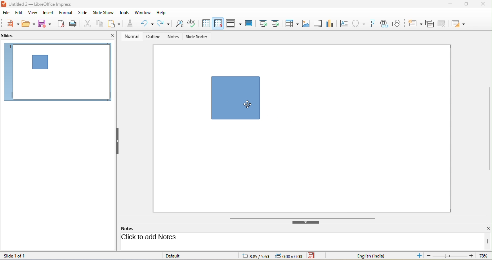 Image resolution: width=492 pixels, height=260 pixels. What do you see at coordinates (360, 23) in the screenshot?
I see `special character` at bounding box center [360, 23].